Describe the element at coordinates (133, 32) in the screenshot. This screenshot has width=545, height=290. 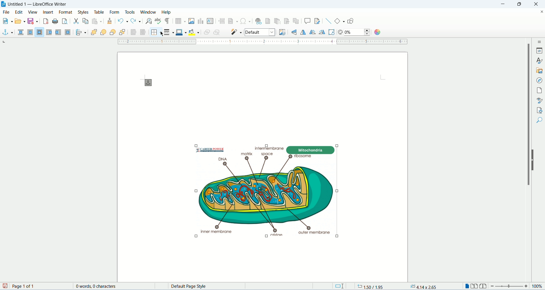
I see `to foreground` at that location.